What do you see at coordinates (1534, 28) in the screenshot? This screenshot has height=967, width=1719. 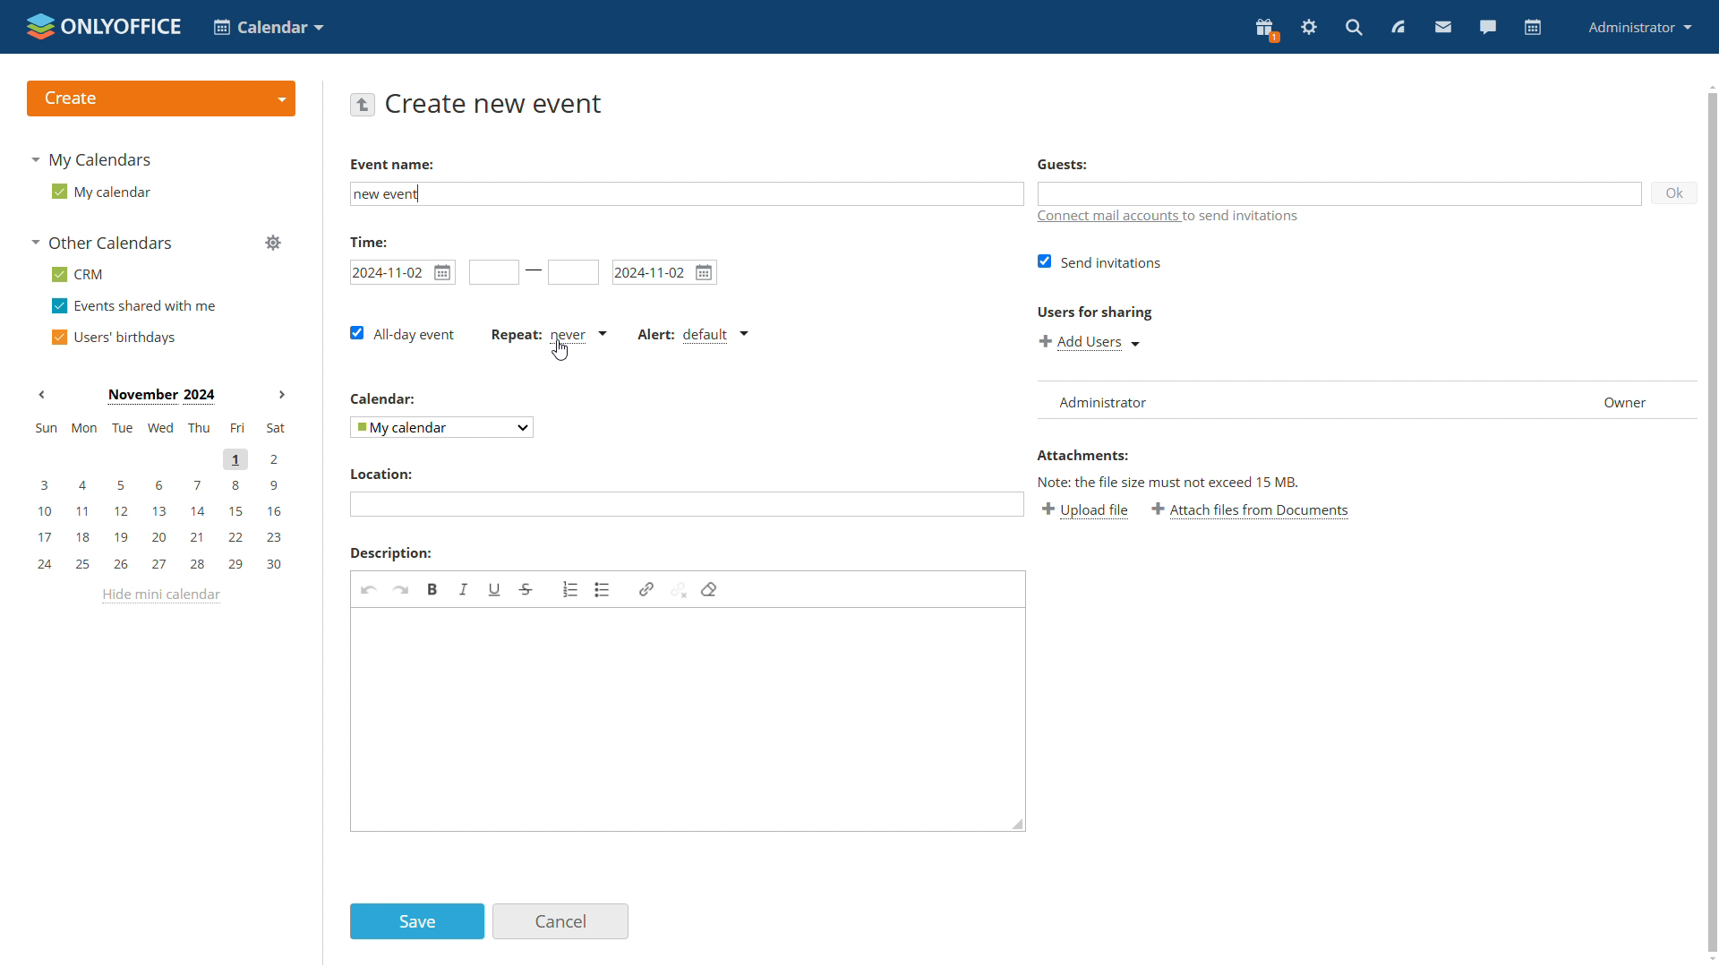 I see `calendar` at bounding box center [1534, 28].